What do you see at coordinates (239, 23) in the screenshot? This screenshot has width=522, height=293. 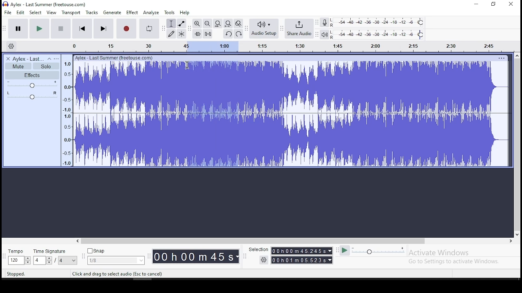 I see `zoom toggle` at bounding box center [239, 23].